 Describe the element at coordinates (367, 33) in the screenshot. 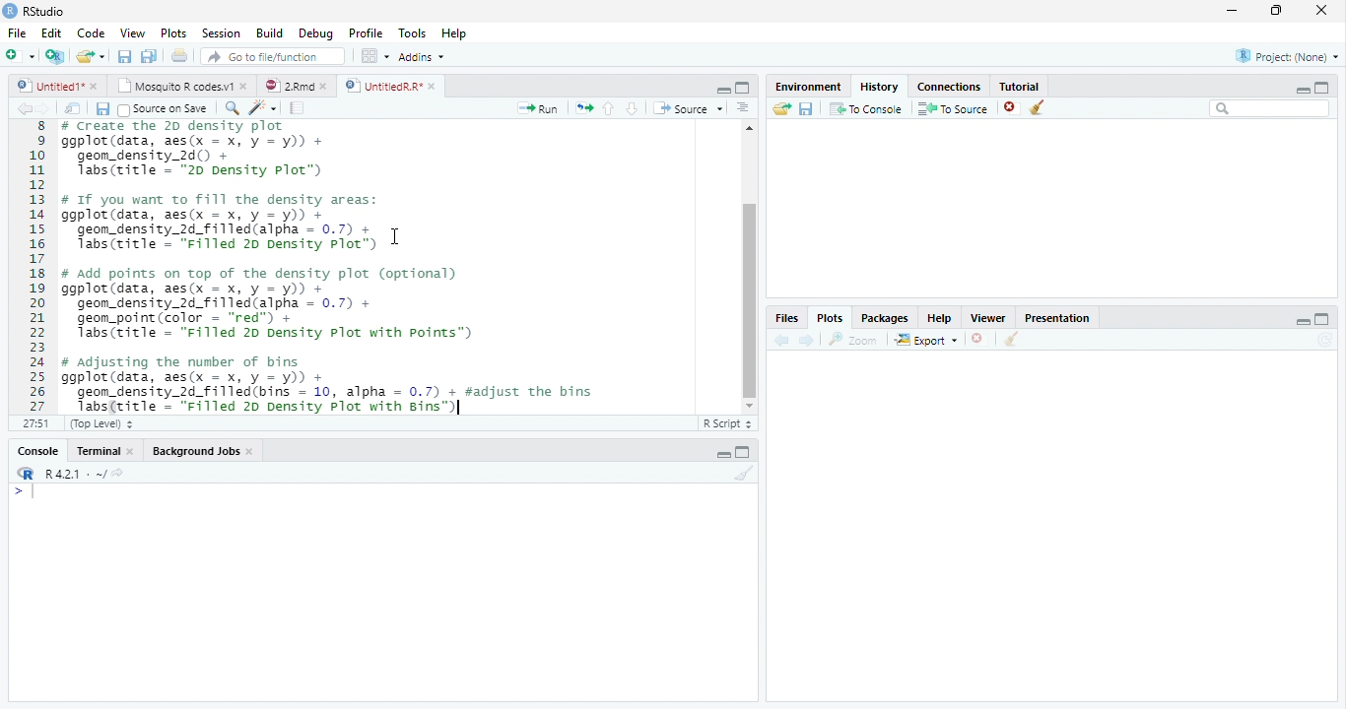

I see `Profile` at that location.